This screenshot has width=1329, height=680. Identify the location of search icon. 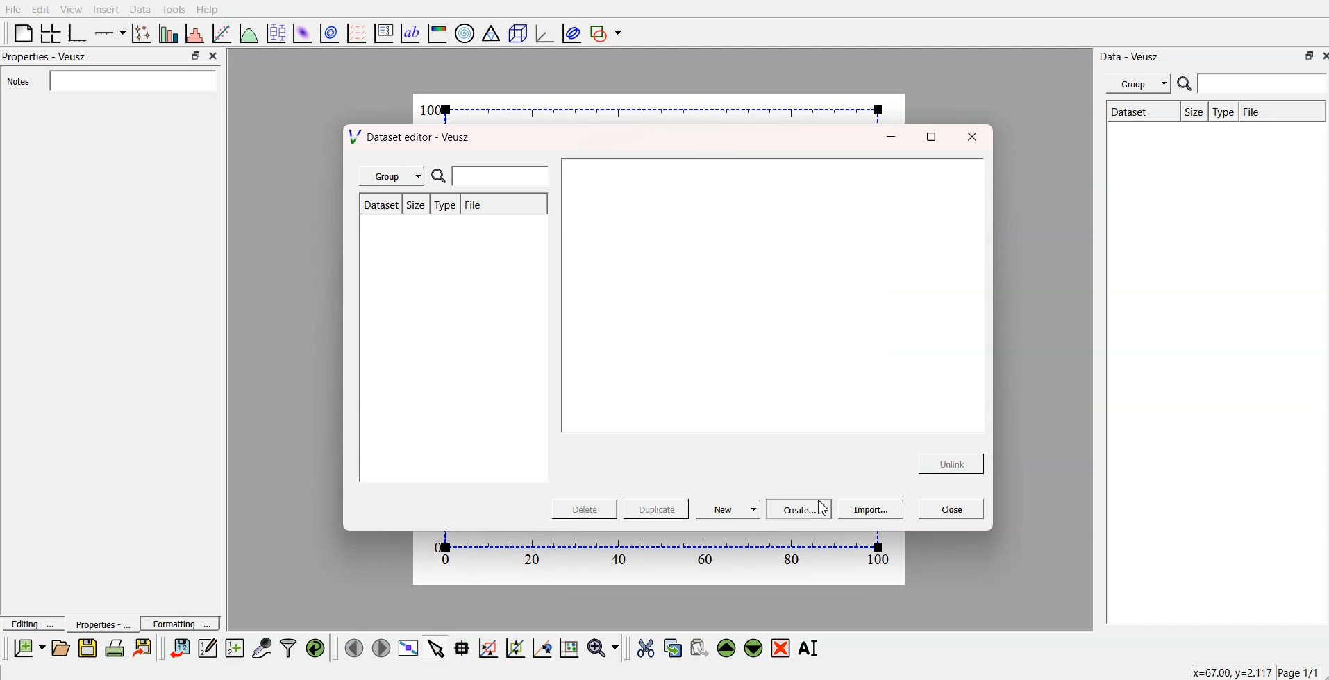
(1184, 85).